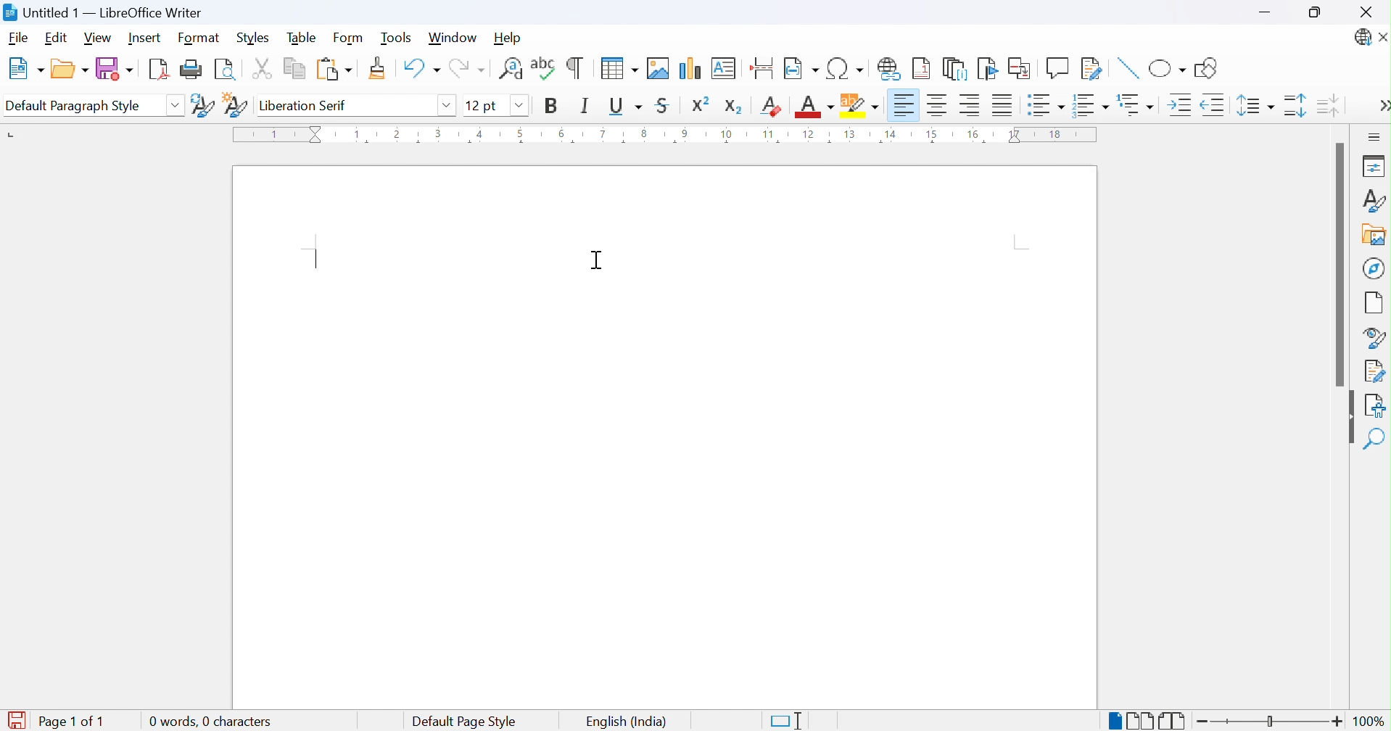  What do you see at coordinates (814, 106) in the screenshot?
I see `Font color` at bounding box center [814, 106].